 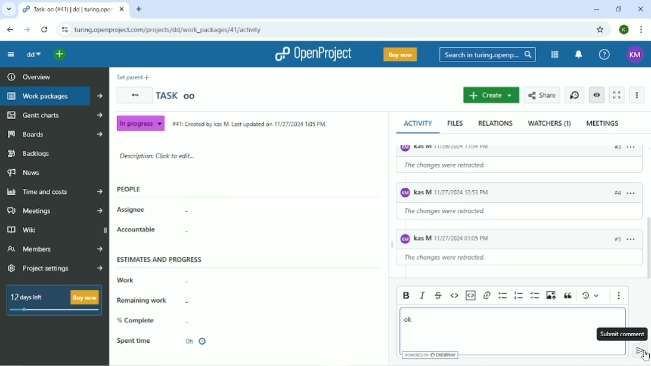 What do you see at coordinates (555, 55) in the screenshot?
I see `Modules` at bounding box center [555, 55].